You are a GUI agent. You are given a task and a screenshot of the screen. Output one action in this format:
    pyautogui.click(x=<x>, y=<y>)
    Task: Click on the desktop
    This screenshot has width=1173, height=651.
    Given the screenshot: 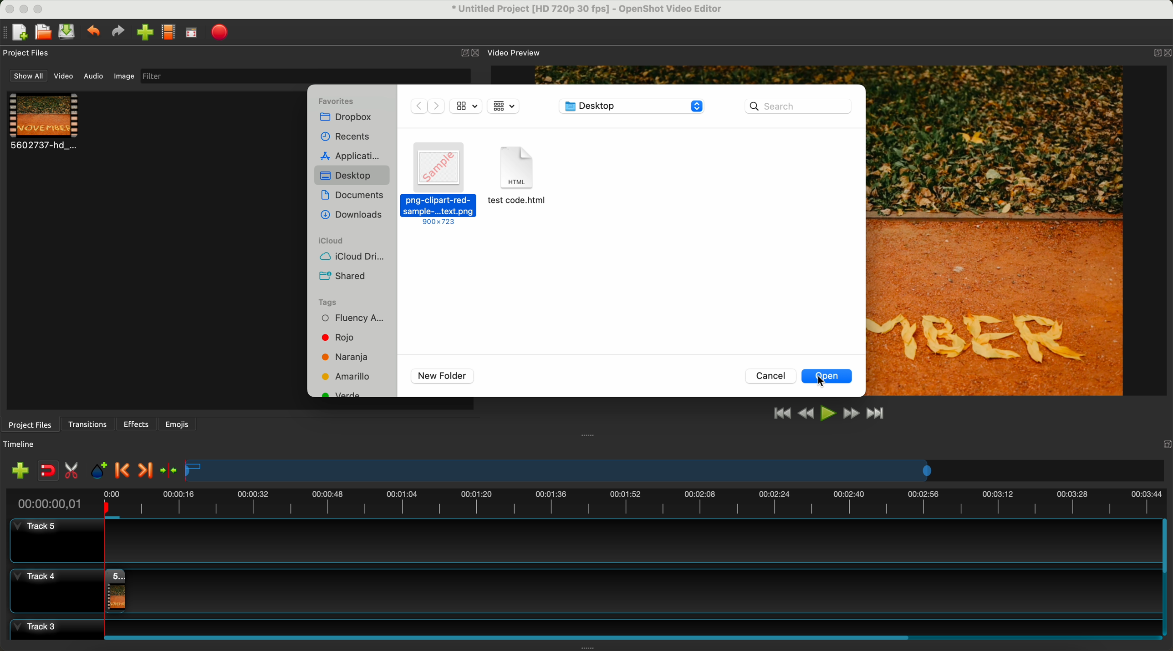 What is the action you would take?
    pyautogui.click(x=352, y=176)
    